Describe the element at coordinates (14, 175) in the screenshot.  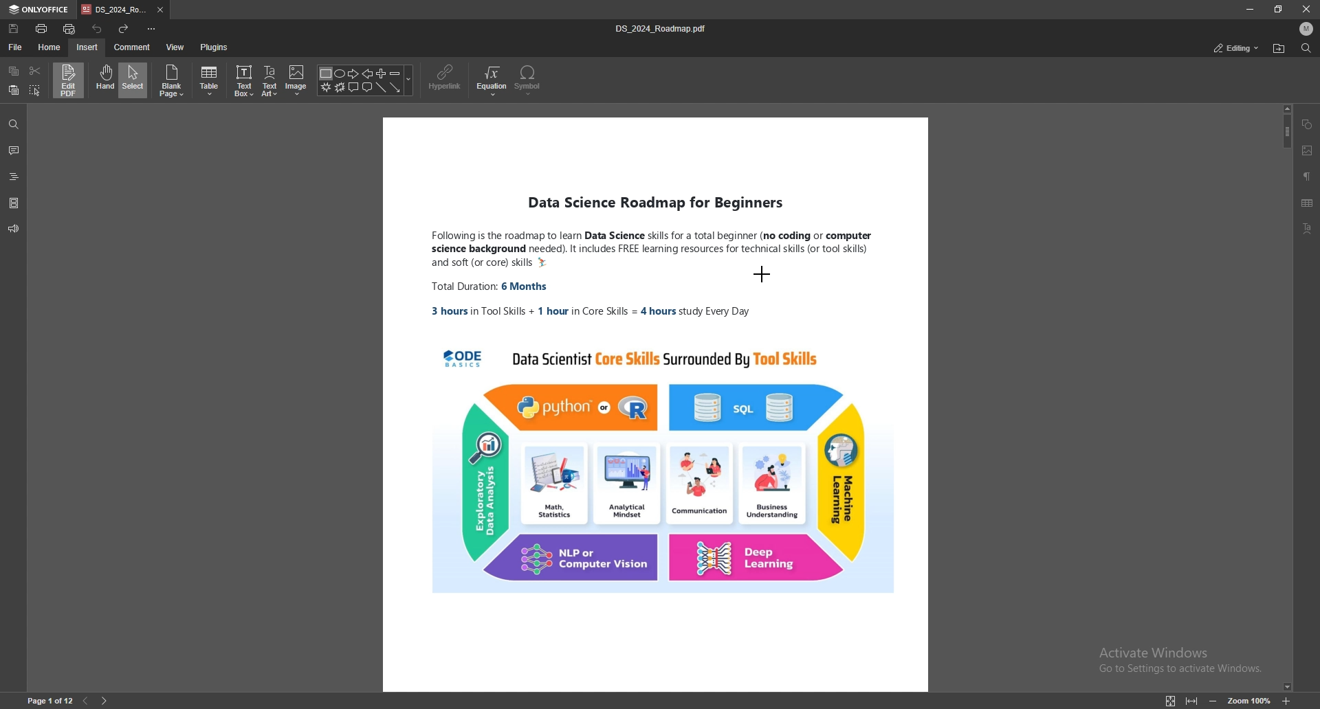
I see `headings` at that location.